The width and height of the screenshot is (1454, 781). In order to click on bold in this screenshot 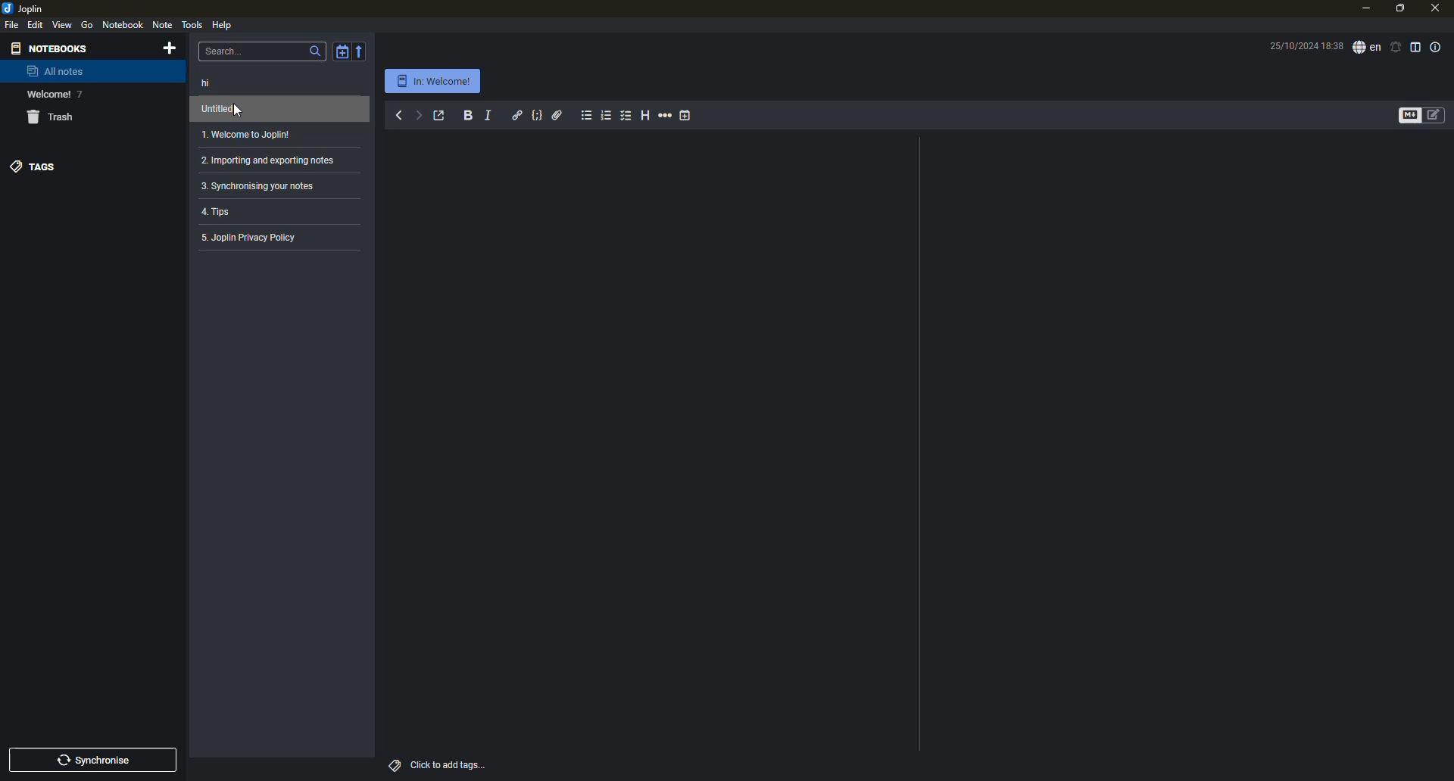, I will do `click(468, 116)`.